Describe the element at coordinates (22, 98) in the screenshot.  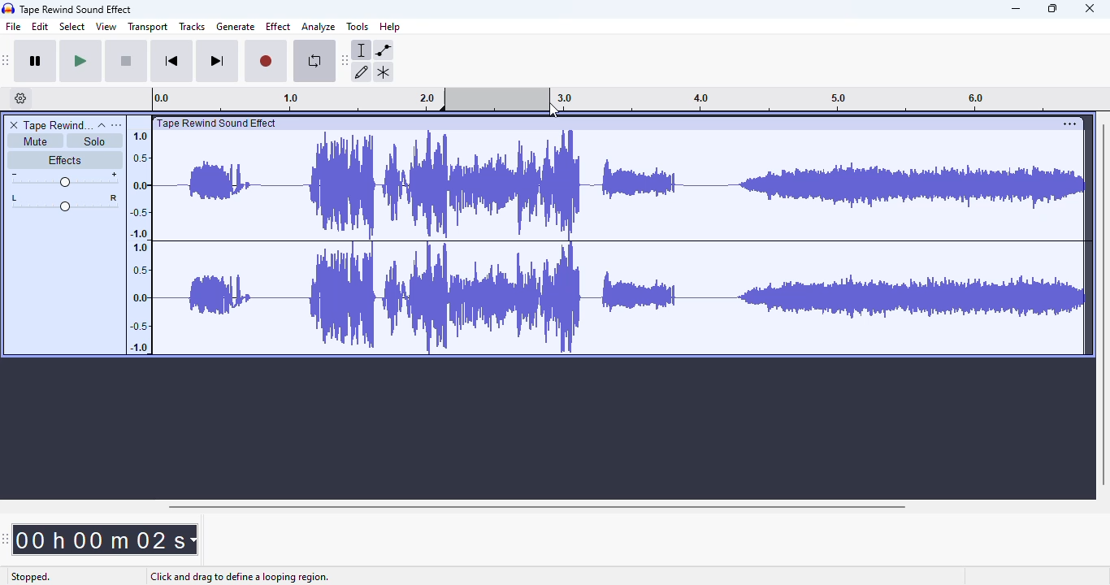
I see `timeline options` at that location.